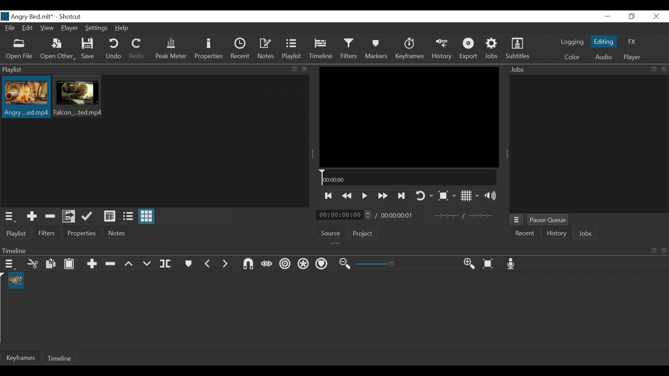 This screenshot has width=669, height=376. What do you see at coordinates (363, 234) in the screenshot?
I see `Project` at bounding box center [363, 234].